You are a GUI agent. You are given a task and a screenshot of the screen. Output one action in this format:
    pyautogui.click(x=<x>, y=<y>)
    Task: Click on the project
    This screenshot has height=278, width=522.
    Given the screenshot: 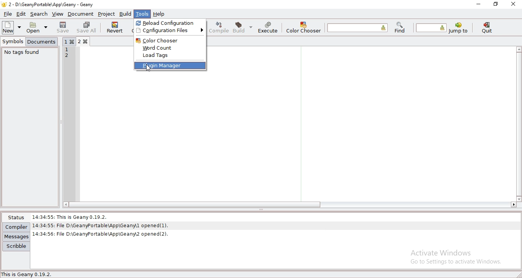 What is the action you would take?
    pyautogui.click(x=106, y=14)
    